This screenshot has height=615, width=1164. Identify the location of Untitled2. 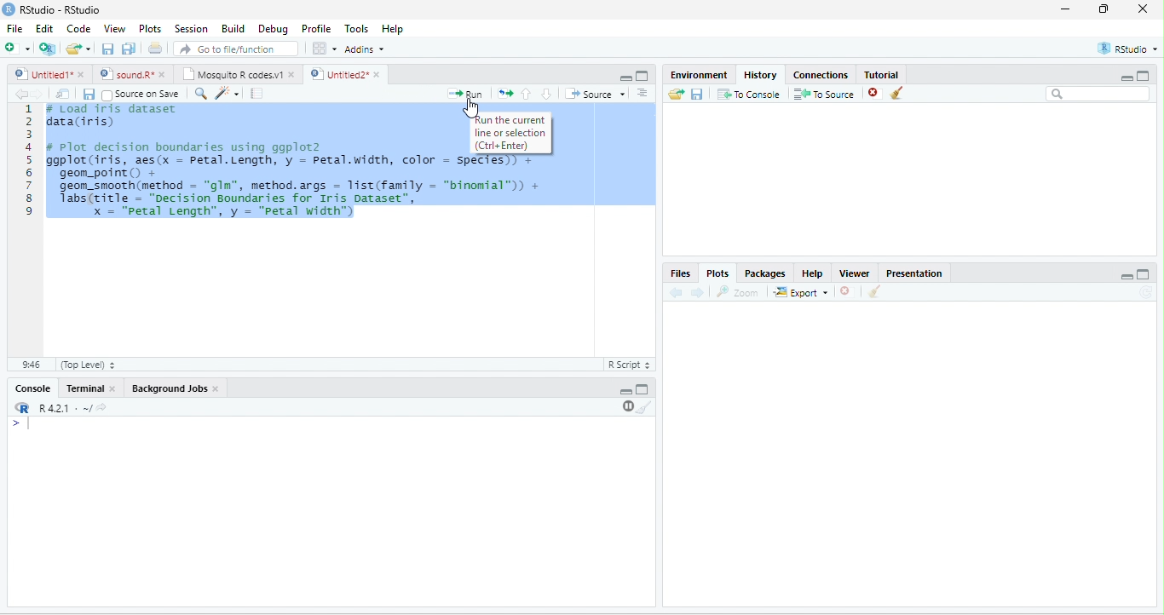
(337, 74).